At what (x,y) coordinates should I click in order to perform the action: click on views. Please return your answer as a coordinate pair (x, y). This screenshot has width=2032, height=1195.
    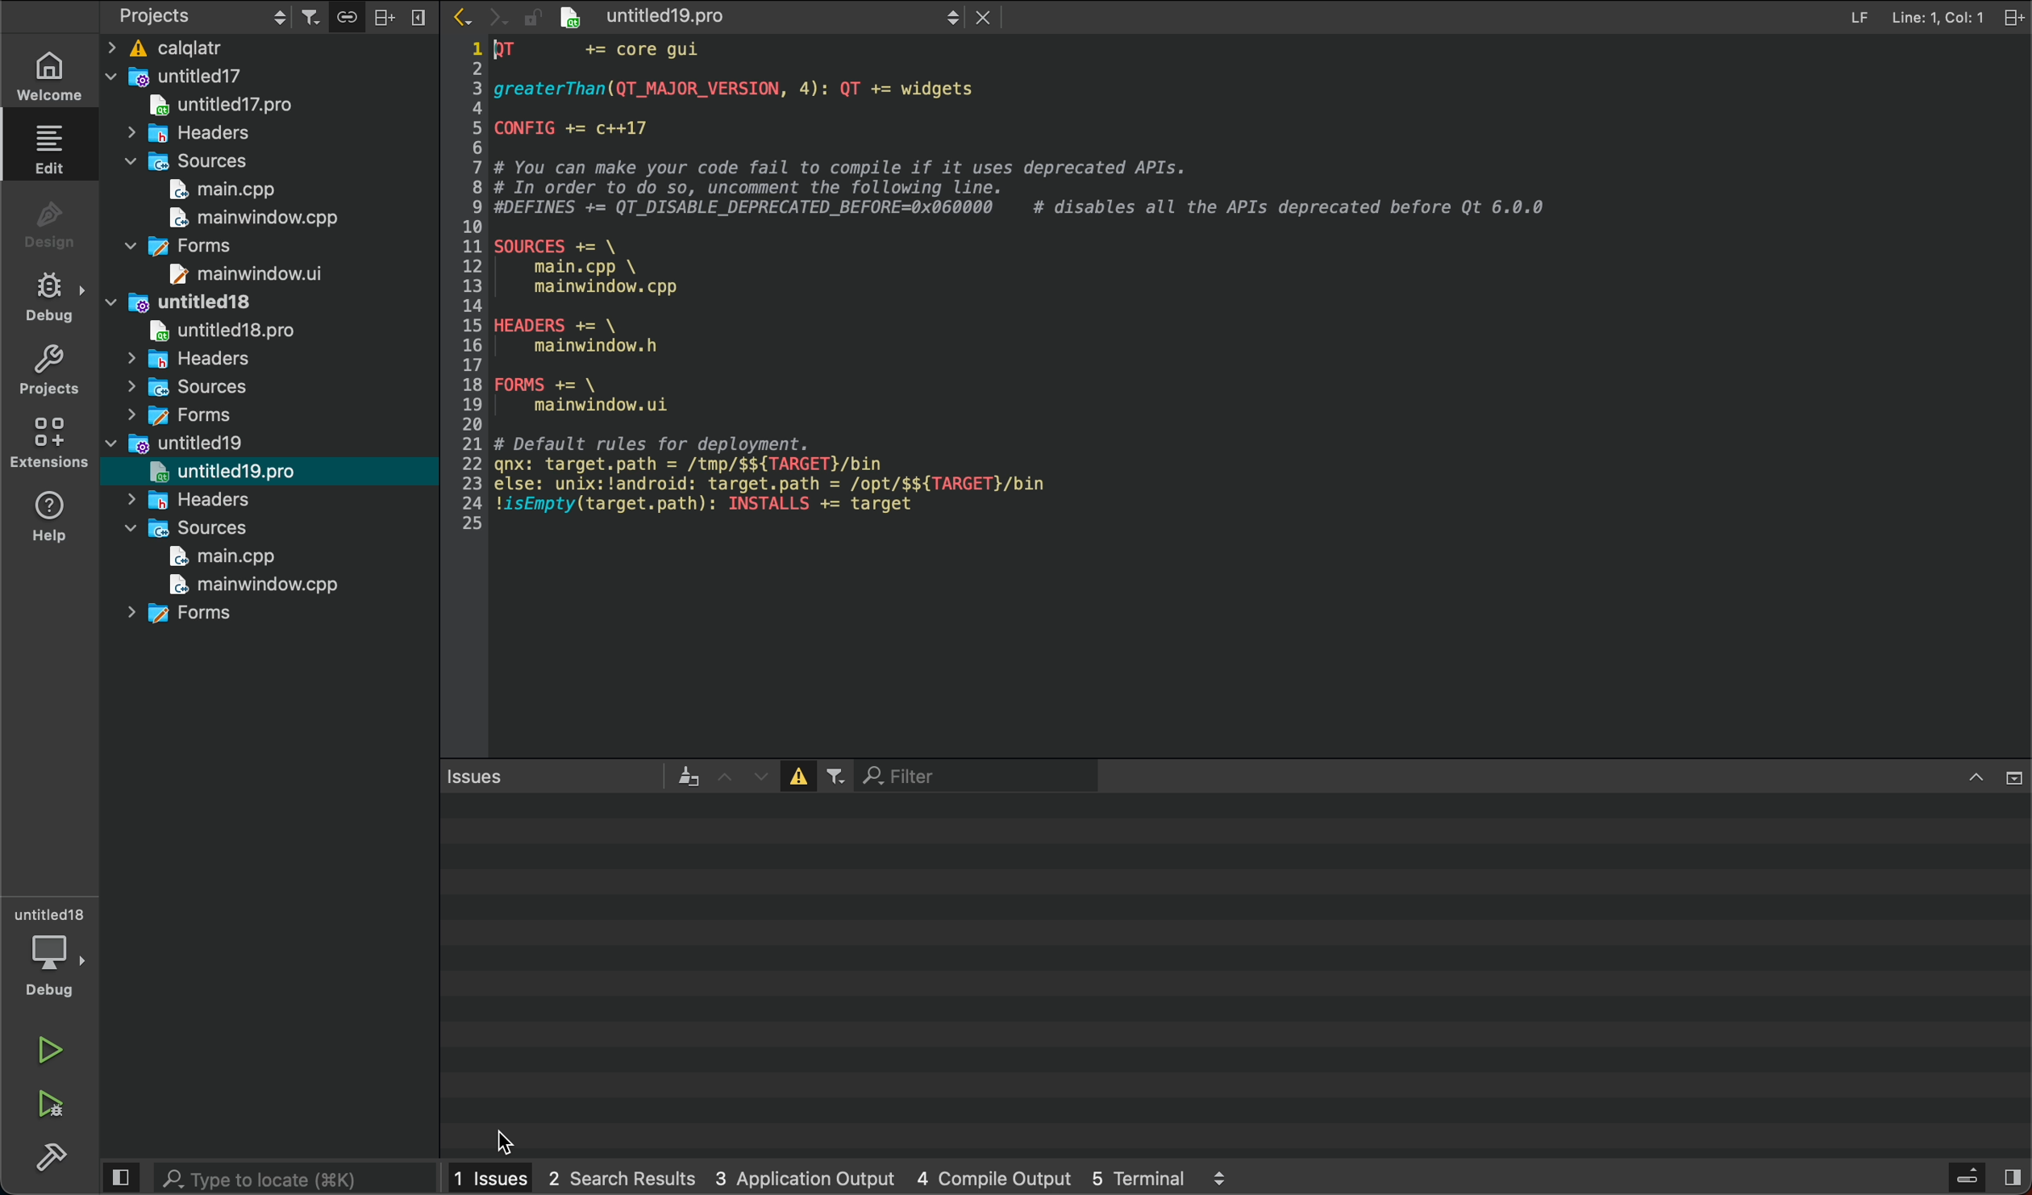
    Looking at the image, I should click on (1981, 1175).